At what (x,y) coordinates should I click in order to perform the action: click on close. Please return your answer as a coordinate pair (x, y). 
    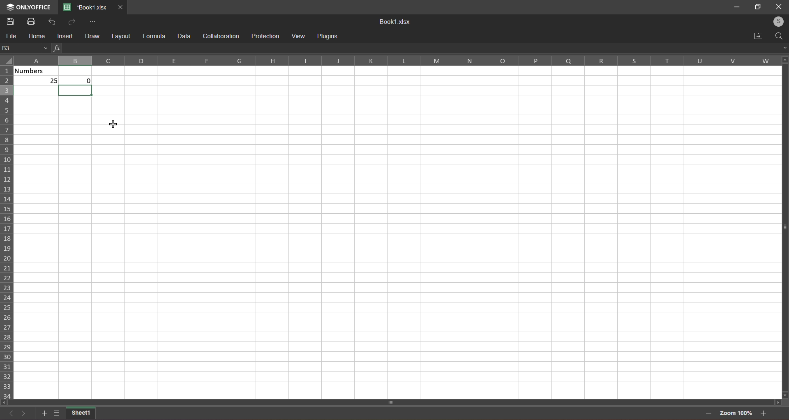
    Looking at the image, I should click on (778, 7).